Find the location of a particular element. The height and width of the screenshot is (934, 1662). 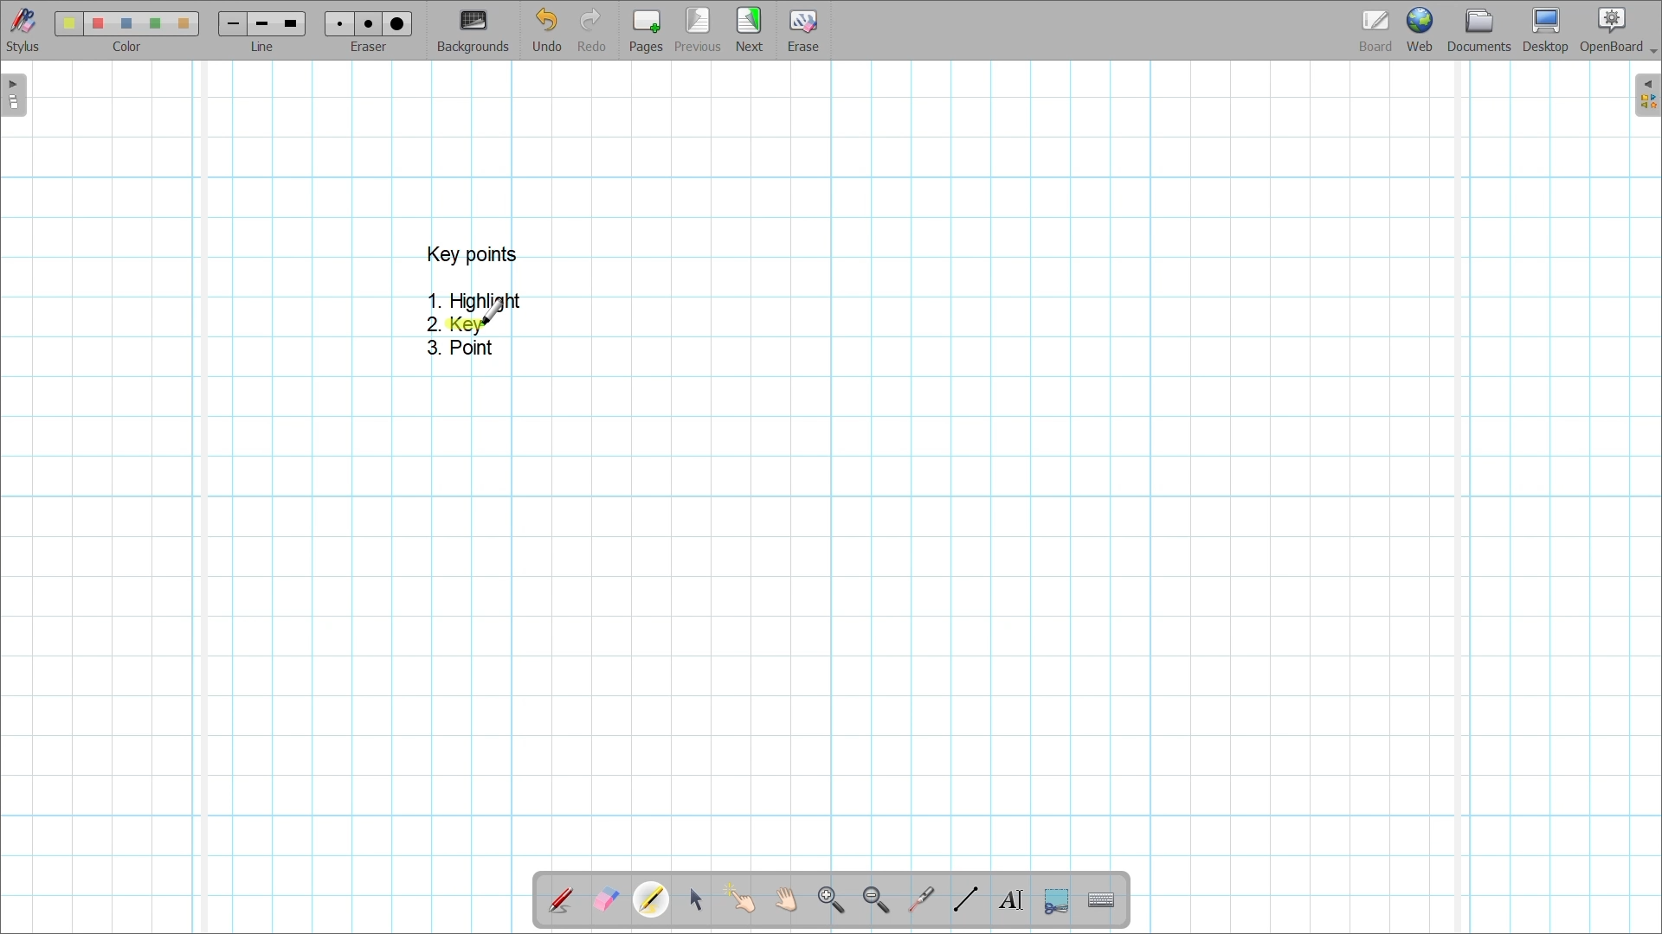

Scroll page is located at coordinates (785, 899).